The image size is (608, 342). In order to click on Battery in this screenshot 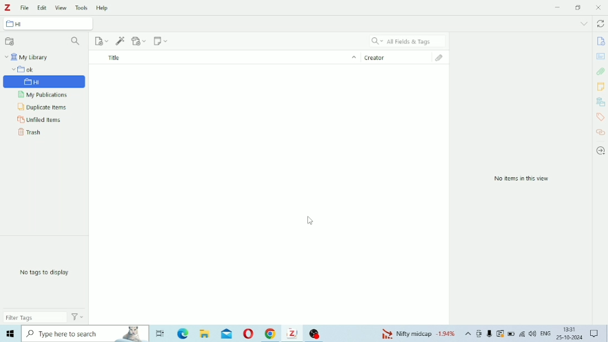, I will do `click(511, 334)`.